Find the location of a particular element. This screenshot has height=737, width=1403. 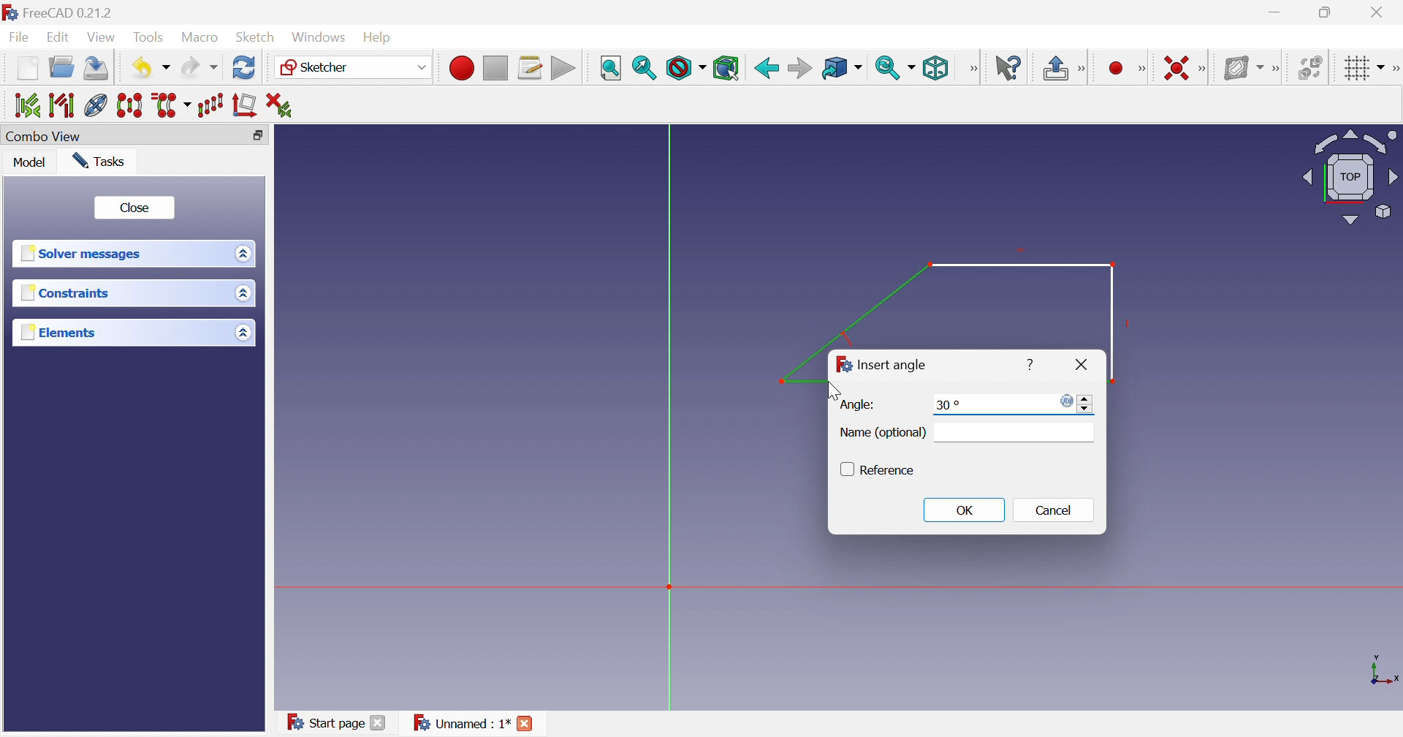

Drop Down is located at coordinates (862, 68).